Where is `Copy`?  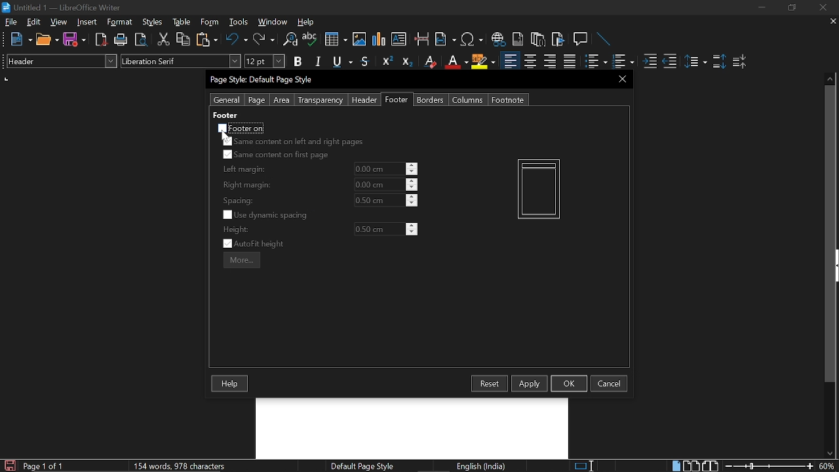
Copy is located at coordinates (182, 39).